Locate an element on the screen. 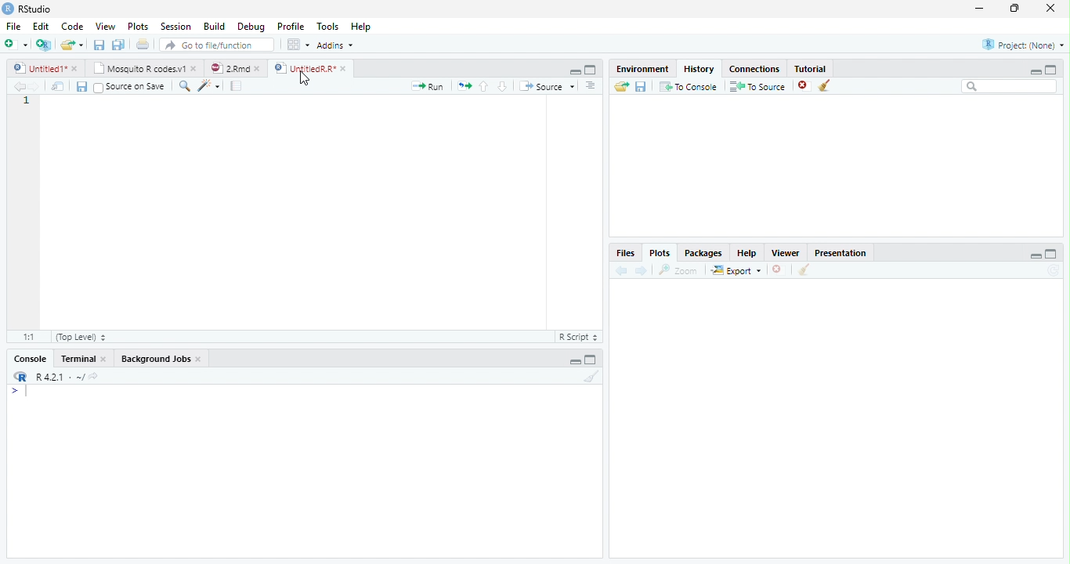  Minimize is located at coordinates (1034, 72).